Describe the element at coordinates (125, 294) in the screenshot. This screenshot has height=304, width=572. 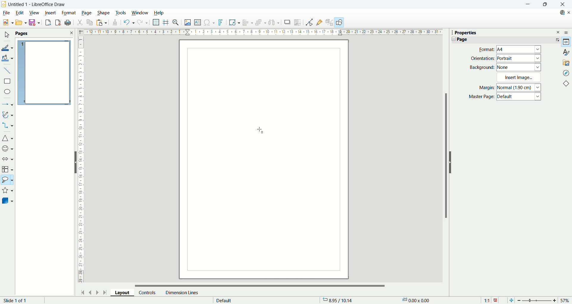
I see `layout` at that location.